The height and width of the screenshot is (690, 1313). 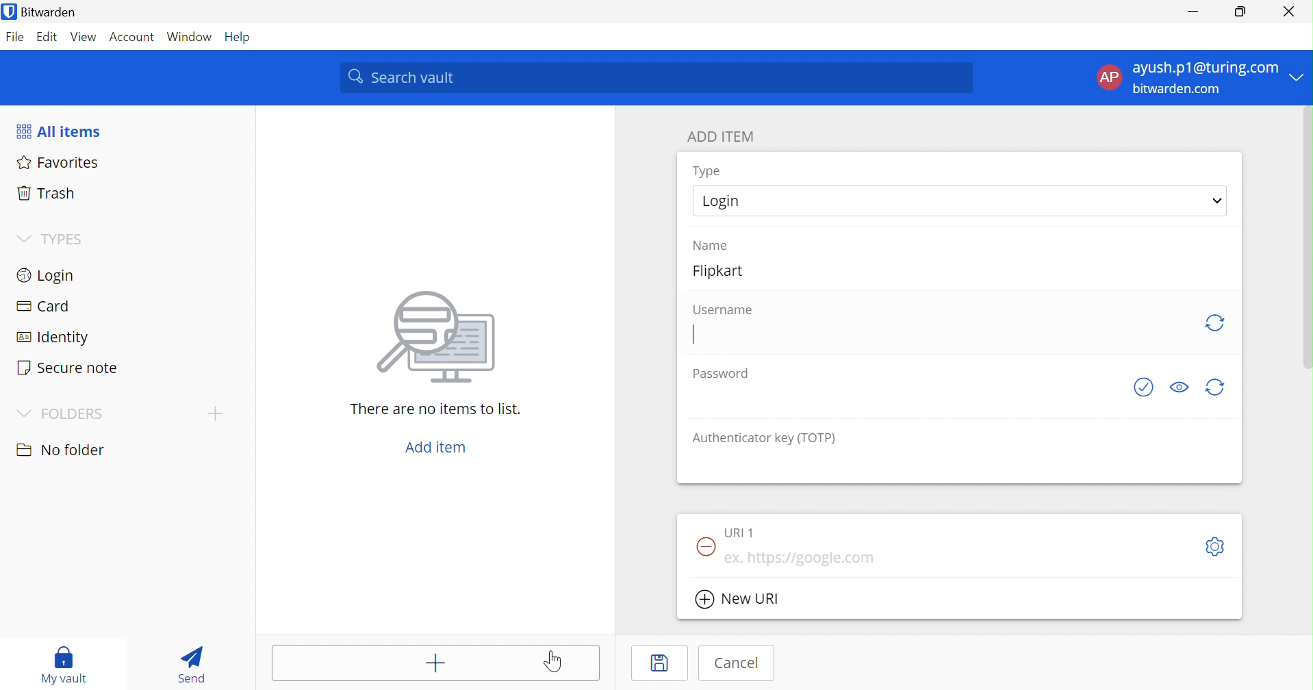 What do you see at coordinates (1183, 90) in the screenshot?
I see `bitwarden.com` at bounding box center [1183, 90].